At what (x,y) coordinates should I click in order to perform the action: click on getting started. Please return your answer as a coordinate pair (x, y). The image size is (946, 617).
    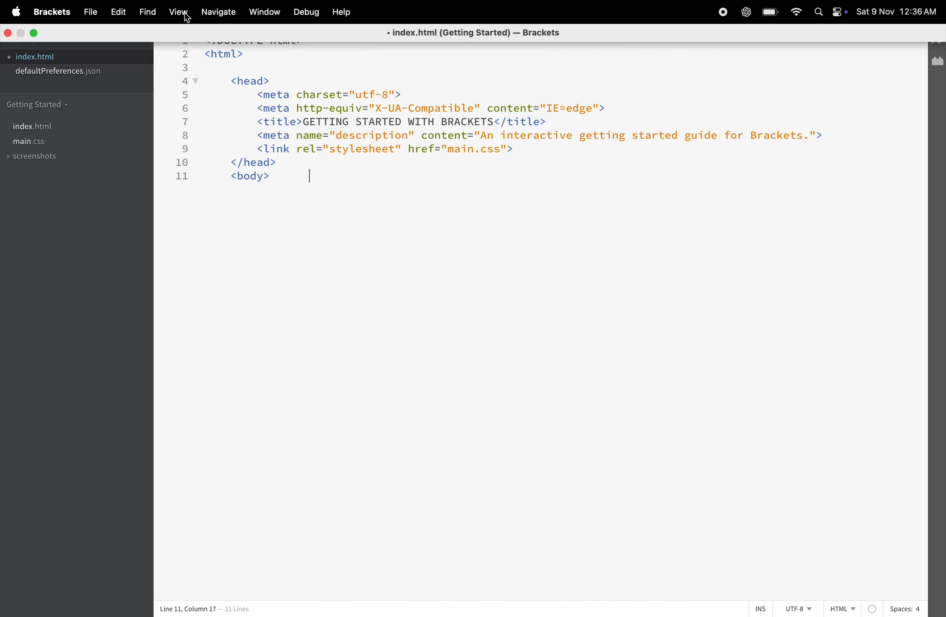
    Looking at the image, I should click on (42, 103).